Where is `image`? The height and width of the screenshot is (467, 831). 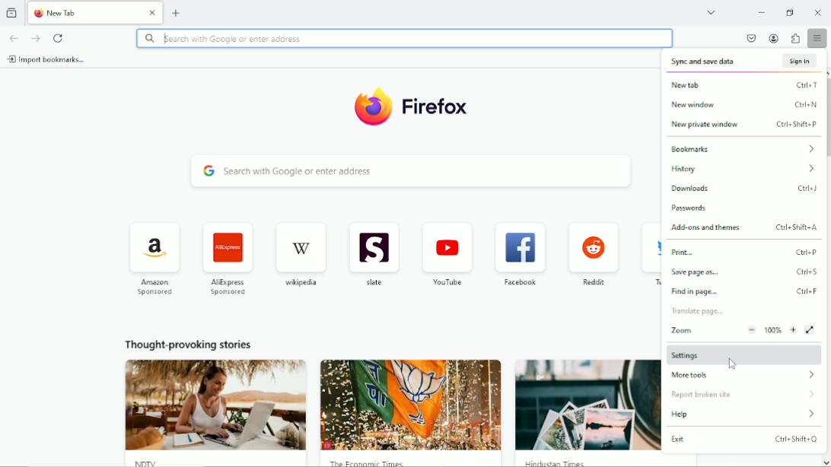
image is located at coordinates (591, 403).